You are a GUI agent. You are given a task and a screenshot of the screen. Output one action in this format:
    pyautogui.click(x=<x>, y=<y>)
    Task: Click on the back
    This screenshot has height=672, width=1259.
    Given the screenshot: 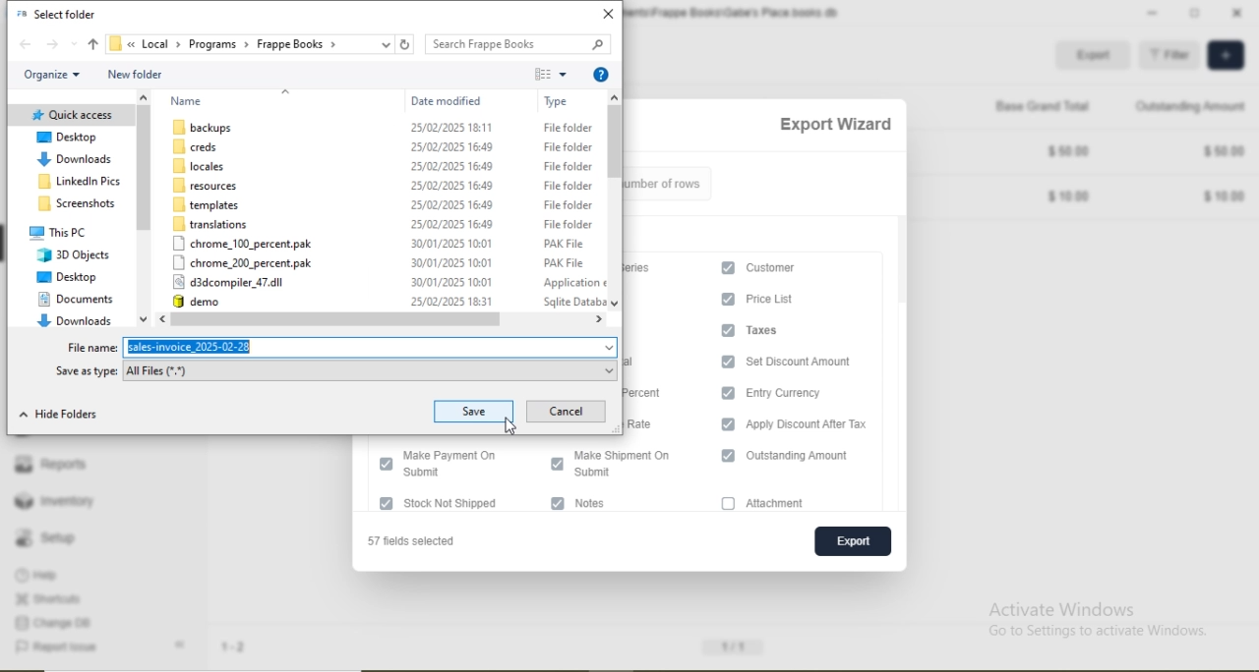 What is the action you would take?
    pyautogui.click(x=30, y=46)
    